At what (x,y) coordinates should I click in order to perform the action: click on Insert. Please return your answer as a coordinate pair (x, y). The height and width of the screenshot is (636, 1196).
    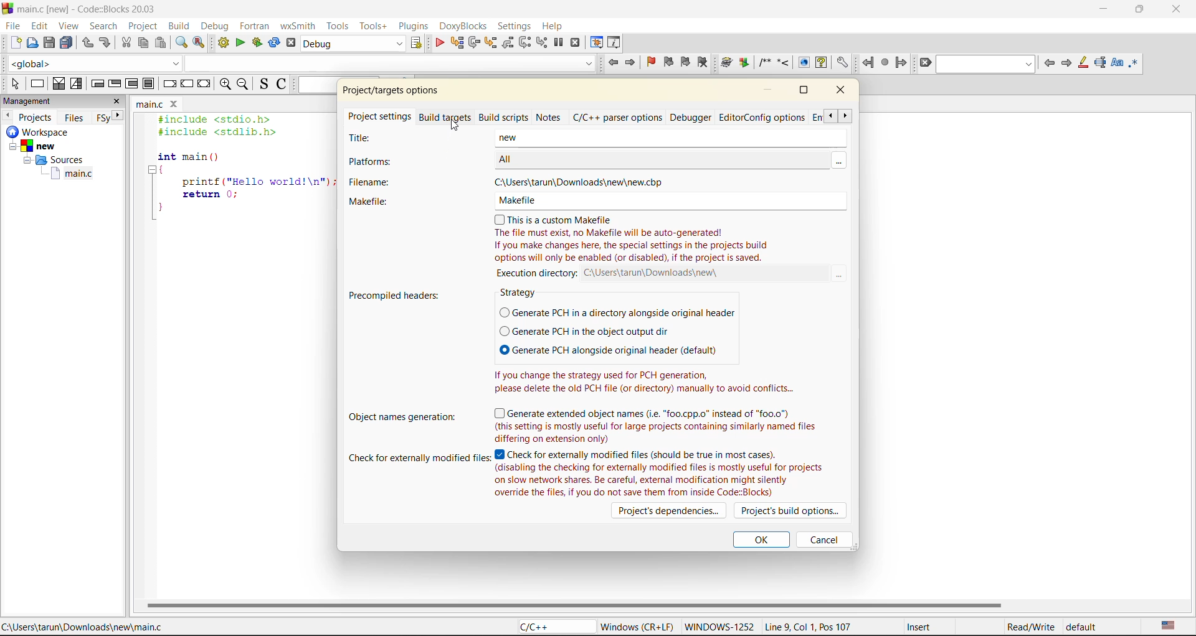
    Looking at the image, I should click on (918, 627).